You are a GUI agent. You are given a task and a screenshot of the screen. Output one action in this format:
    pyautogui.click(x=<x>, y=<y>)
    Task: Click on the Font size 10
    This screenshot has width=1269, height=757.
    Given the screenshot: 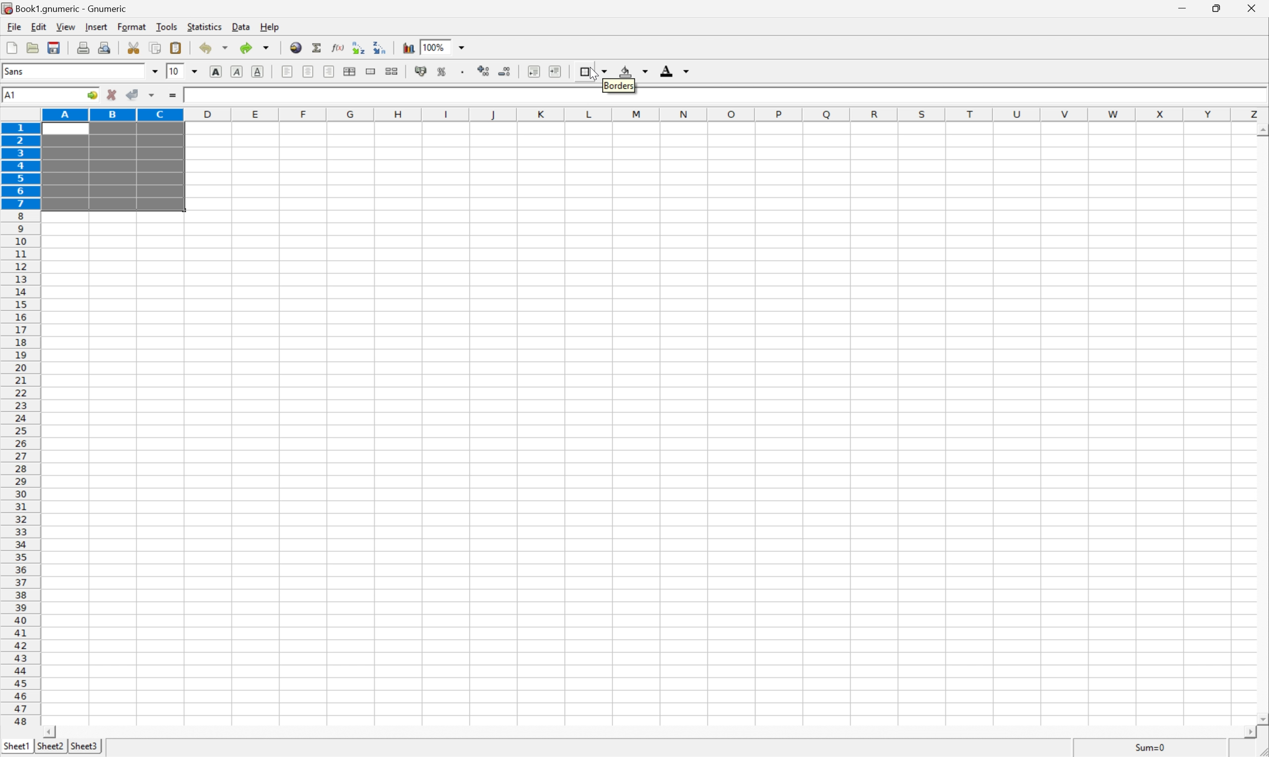 What is the action you would take?
    pyautogui.click(x=183, y=72)
    